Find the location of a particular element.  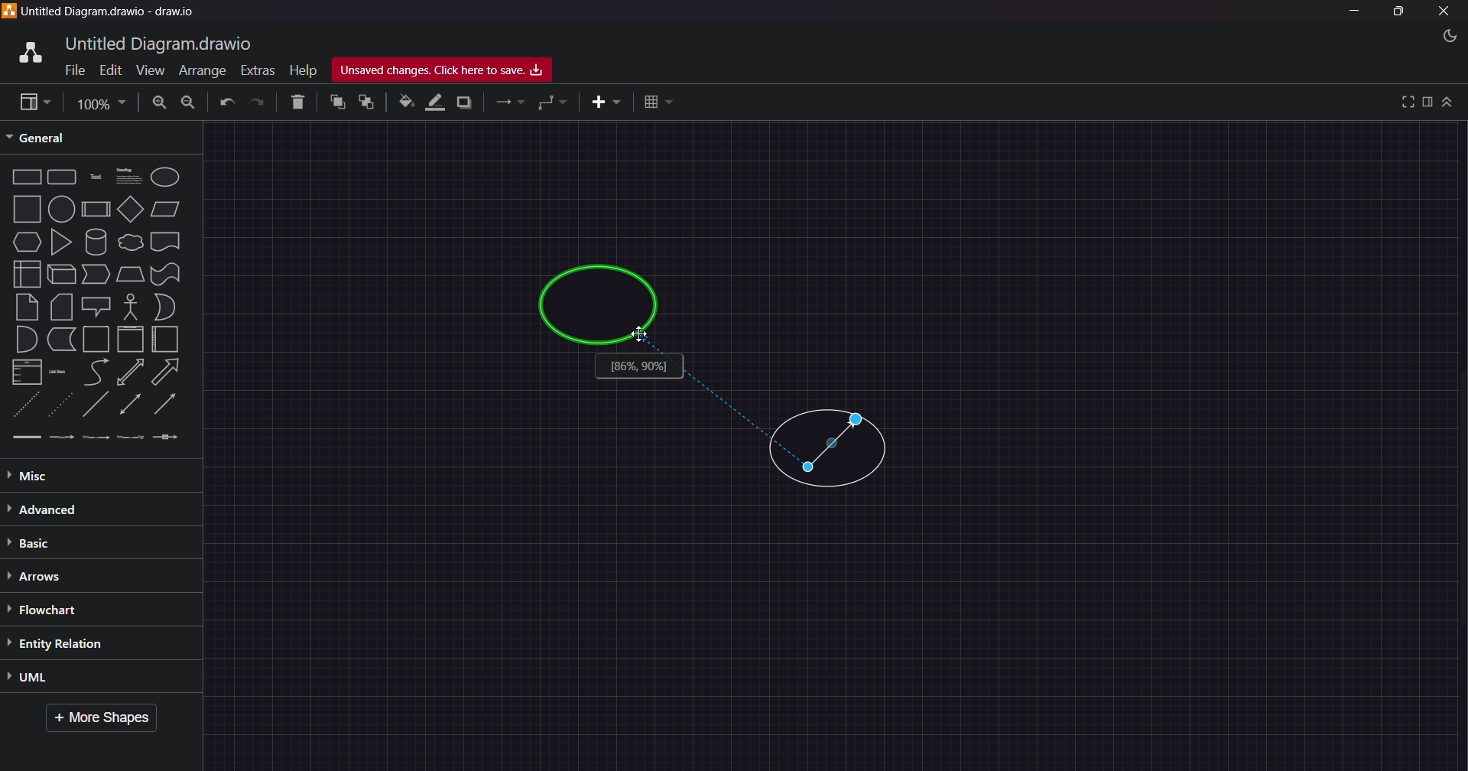

shadow is located at coordinates (467, 102).